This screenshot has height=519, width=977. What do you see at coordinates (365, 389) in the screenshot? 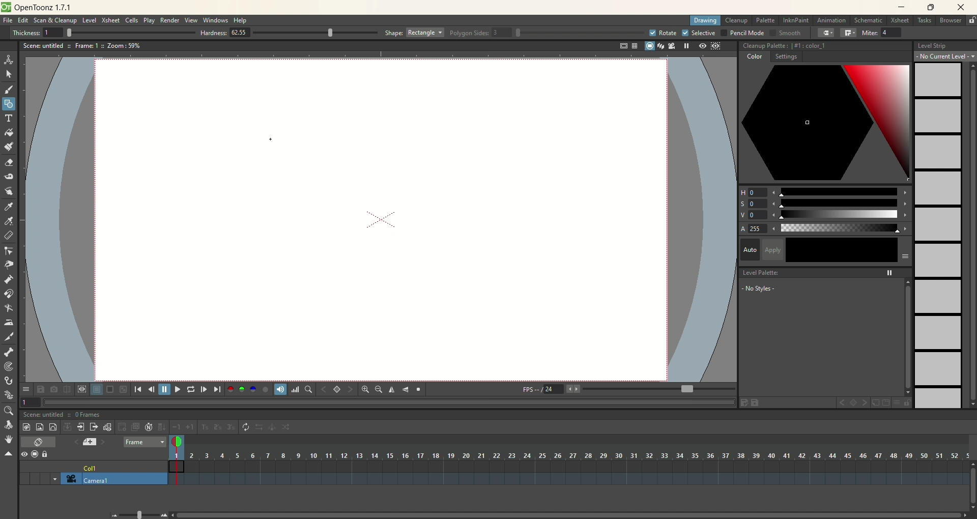
I see `zoom in` at bounding box center [365, 389].